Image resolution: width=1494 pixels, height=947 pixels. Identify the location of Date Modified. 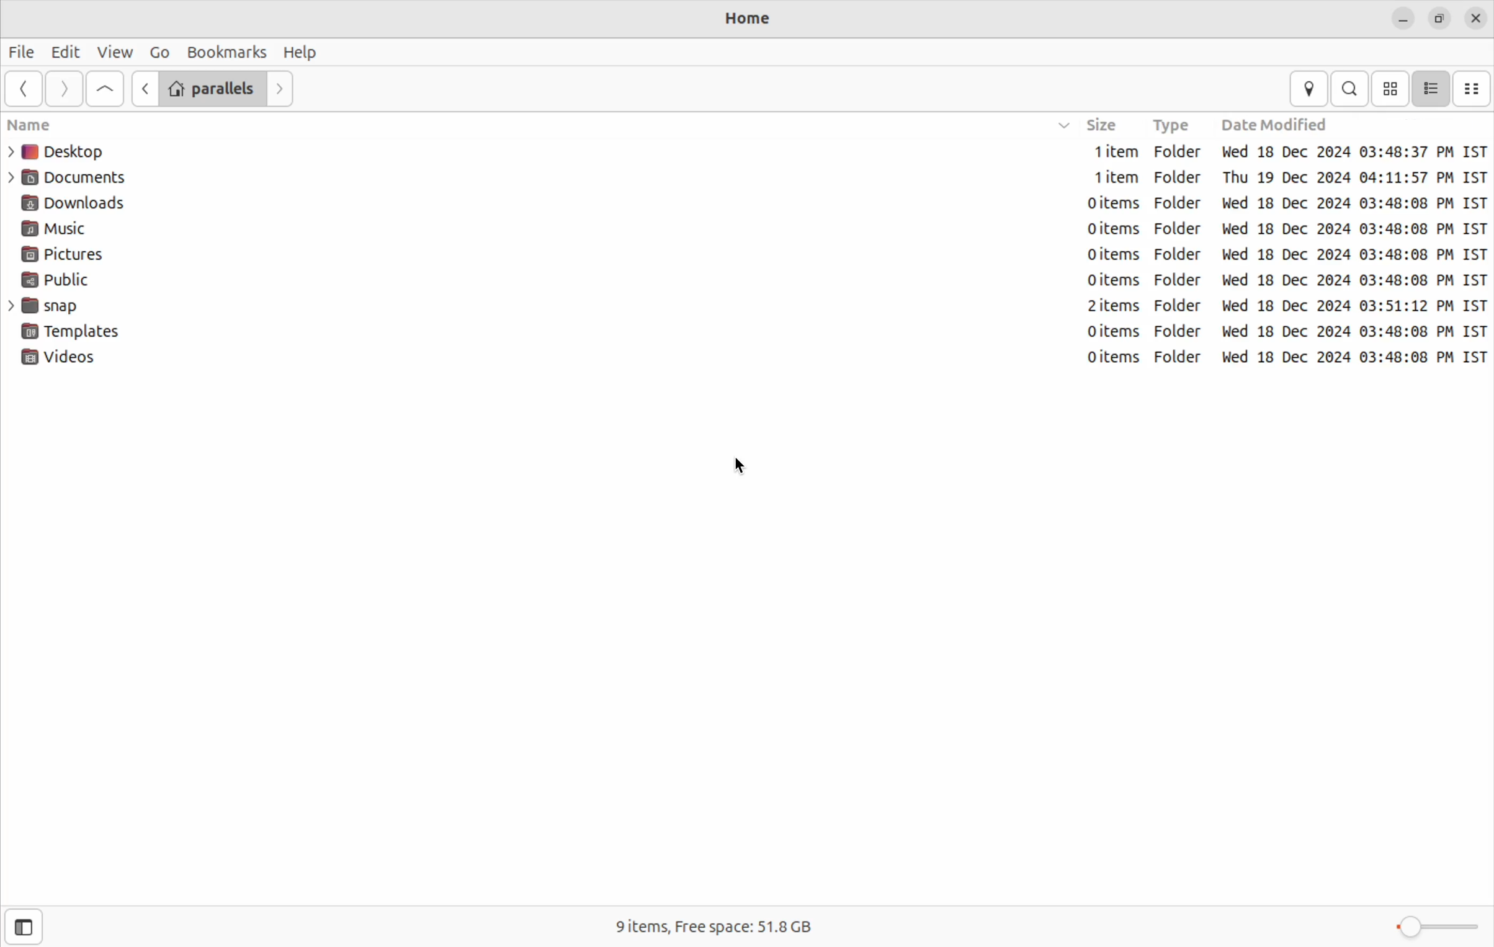
(1287, 122).